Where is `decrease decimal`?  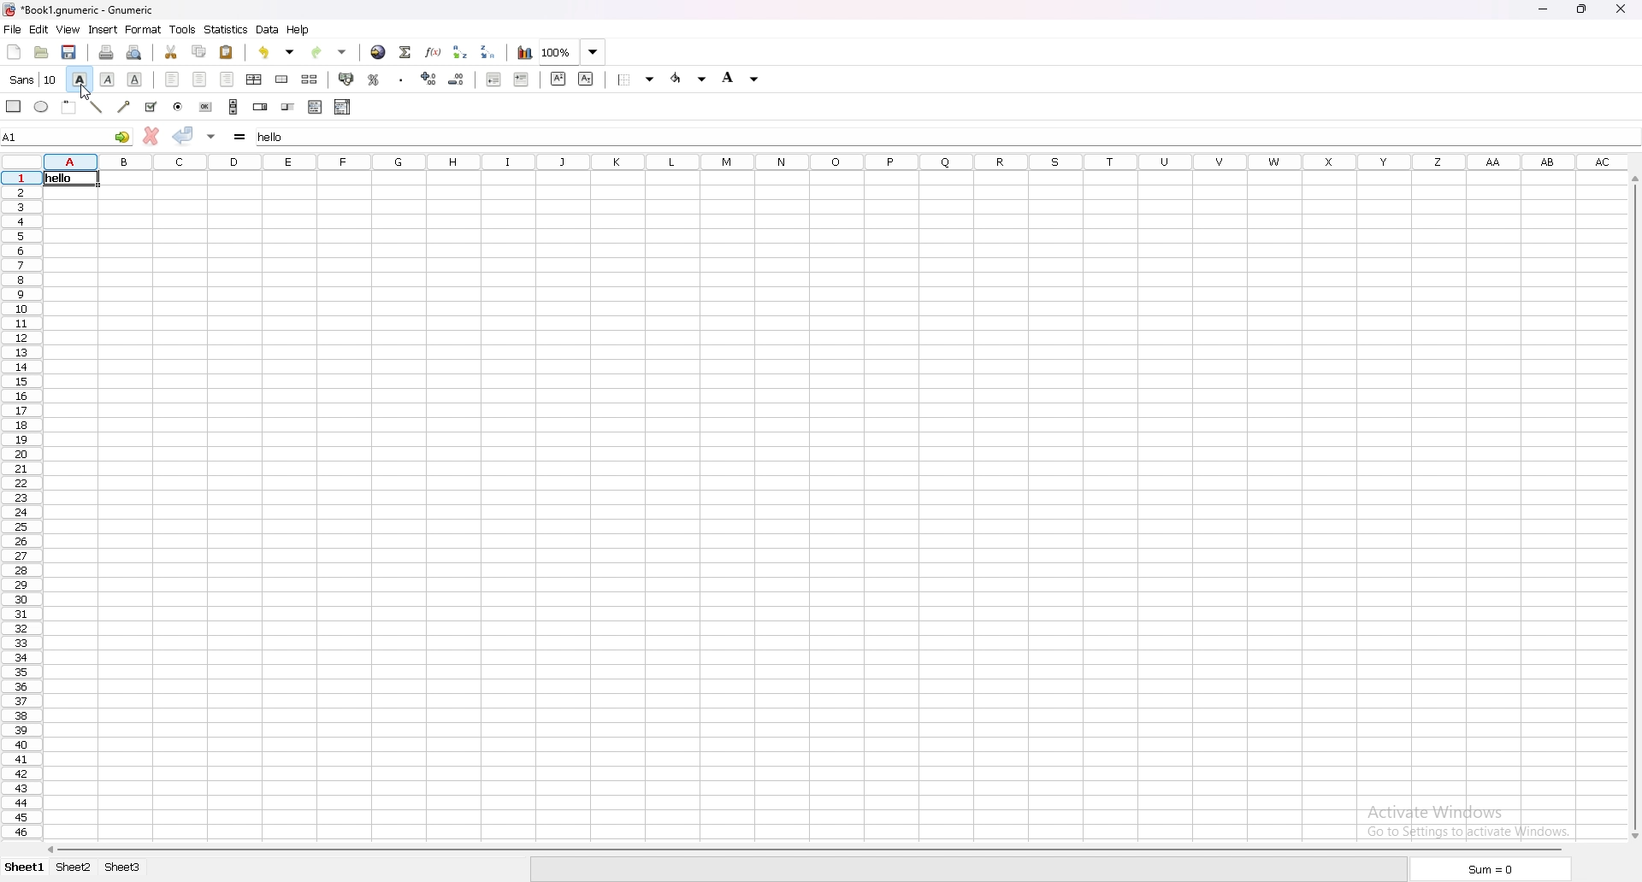 decrease decimal is located at coordinates (456, 79).